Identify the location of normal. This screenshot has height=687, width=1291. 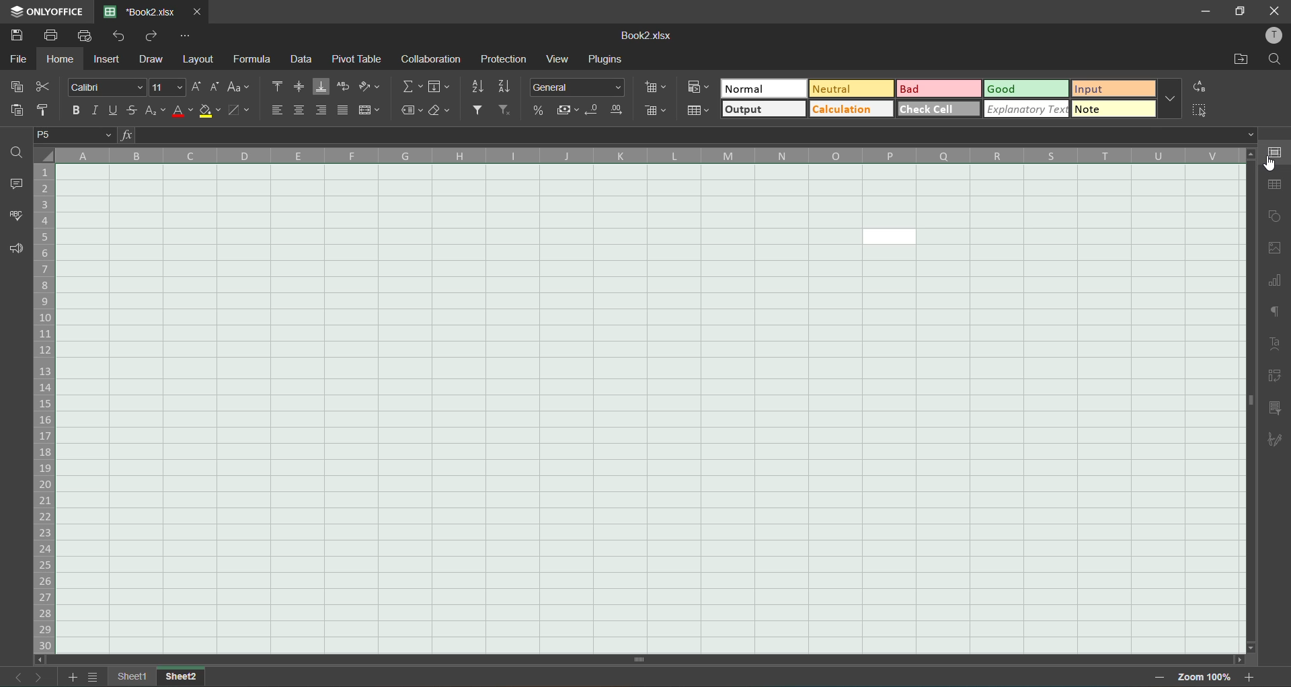
(762, 87).